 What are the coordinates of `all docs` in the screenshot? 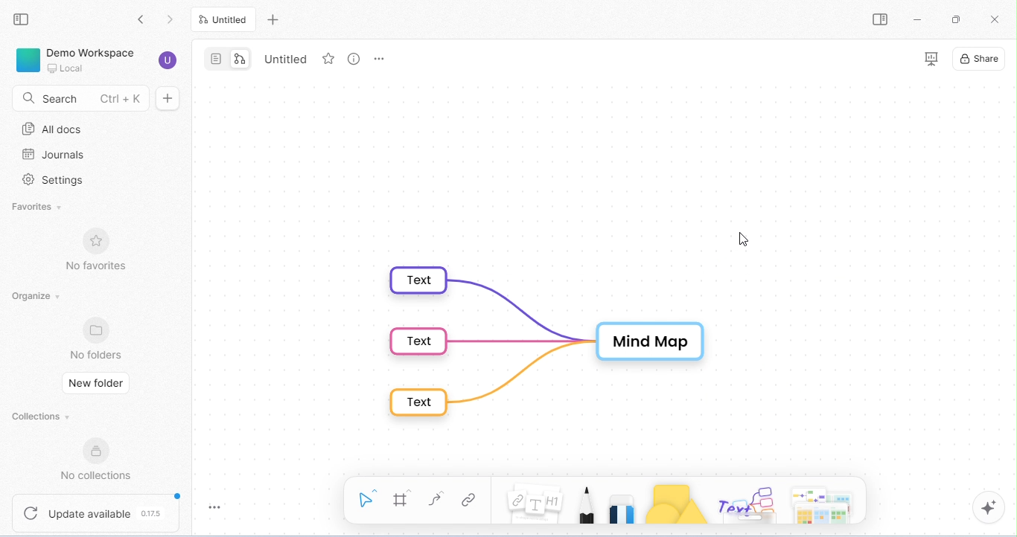 It's located at (57, 129).